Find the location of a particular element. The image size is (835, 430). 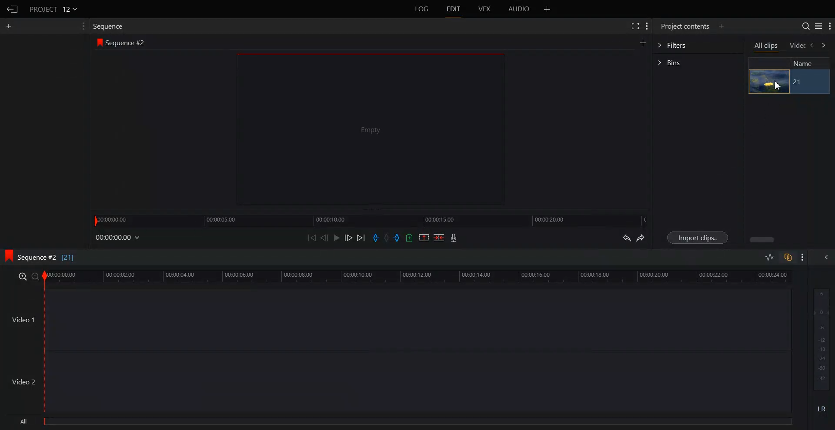

Timeline is located at coordinates (418, 277).